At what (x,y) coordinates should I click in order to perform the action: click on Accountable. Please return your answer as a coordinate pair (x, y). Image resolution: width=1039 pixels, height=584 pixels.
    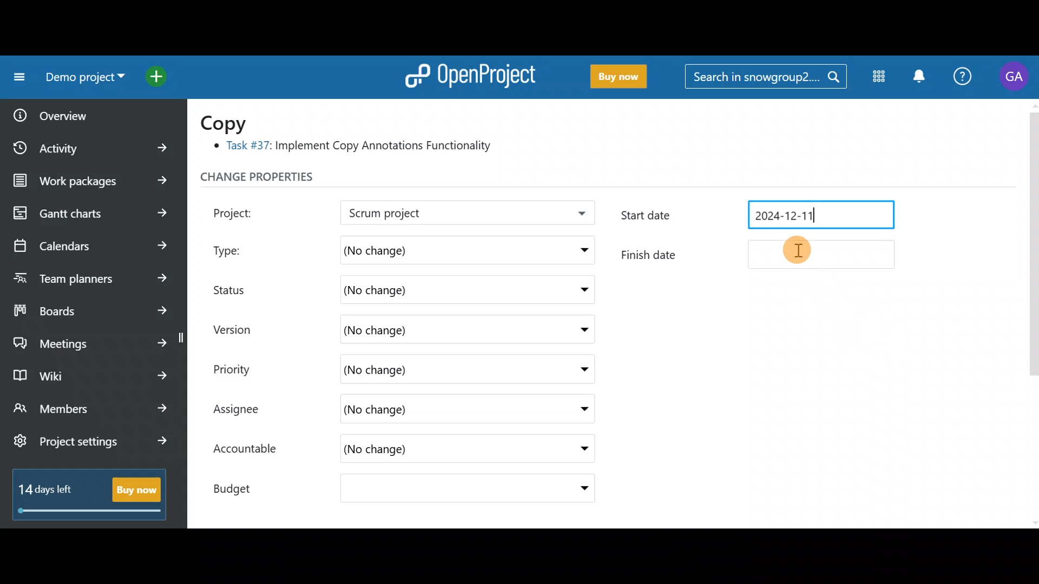
    Looking at the image, I should click on (251, 450).